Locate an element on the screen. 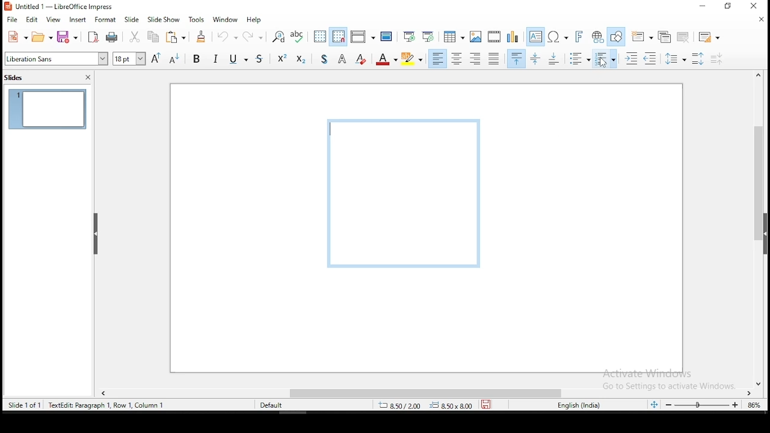 The height and width of the screenshot is (433, 770). textedit: paragraph 1, row 1, column 1 is located at coordinates (109, 405).